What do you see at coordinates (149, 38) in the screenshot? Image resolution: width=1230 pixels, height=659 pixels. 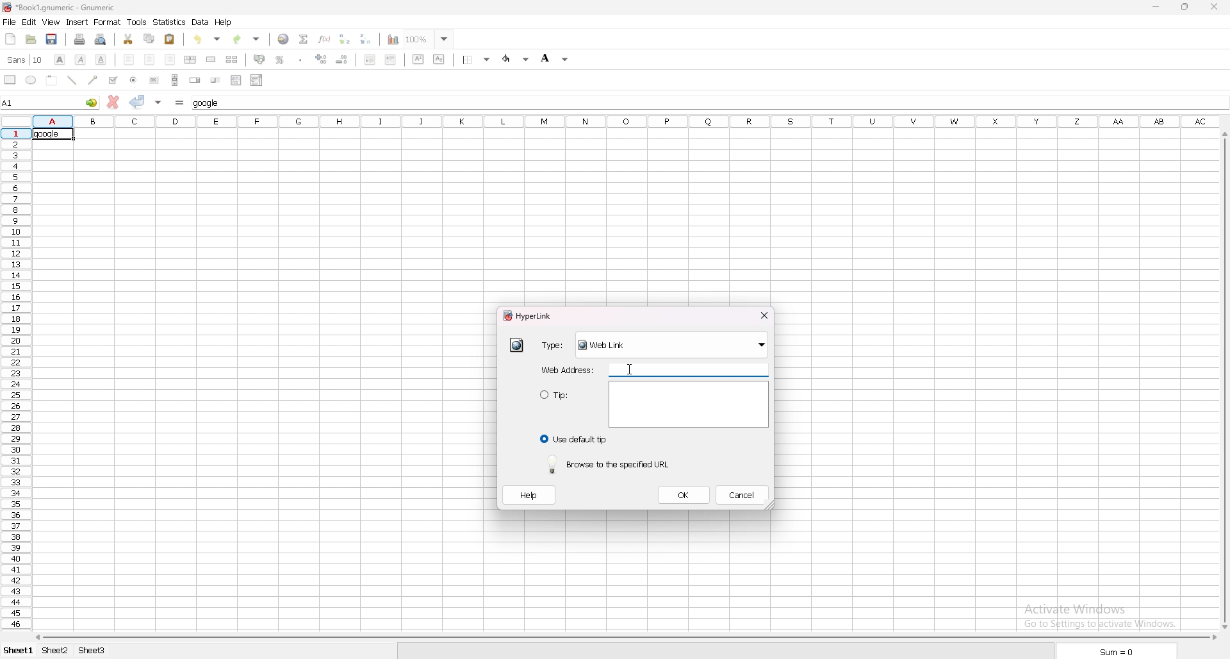 I see `copy` at bounding box center [149, 38].